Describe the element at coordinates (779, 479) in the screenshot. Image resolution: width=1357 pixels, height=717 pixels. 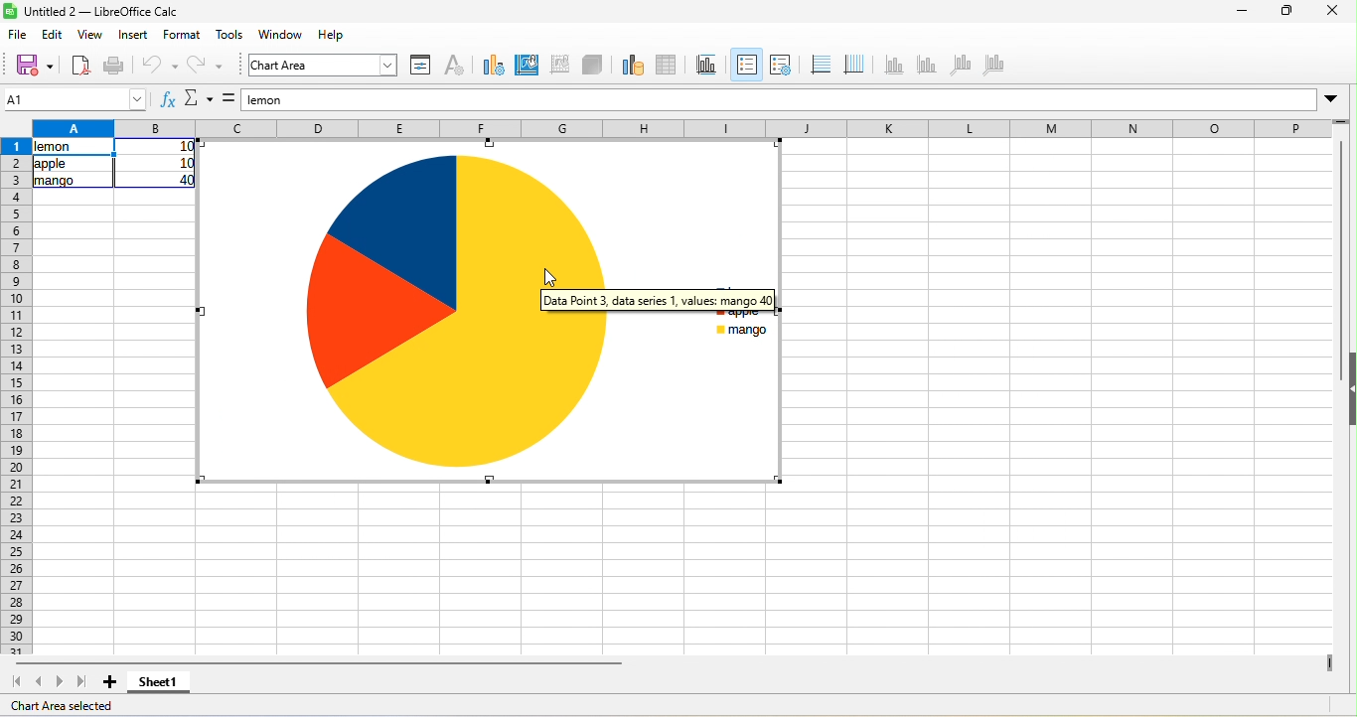
I see `resize points` at that location.